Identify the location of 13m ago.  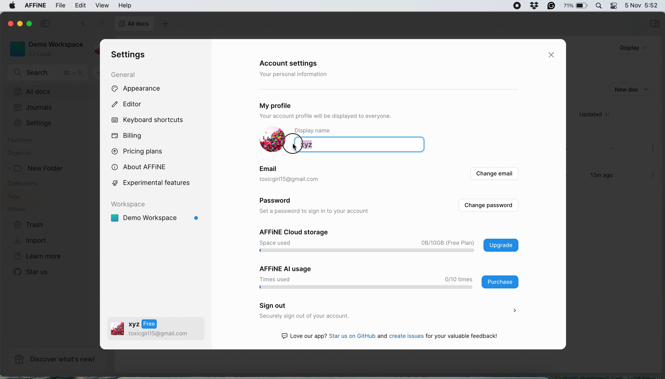
(598, 178).